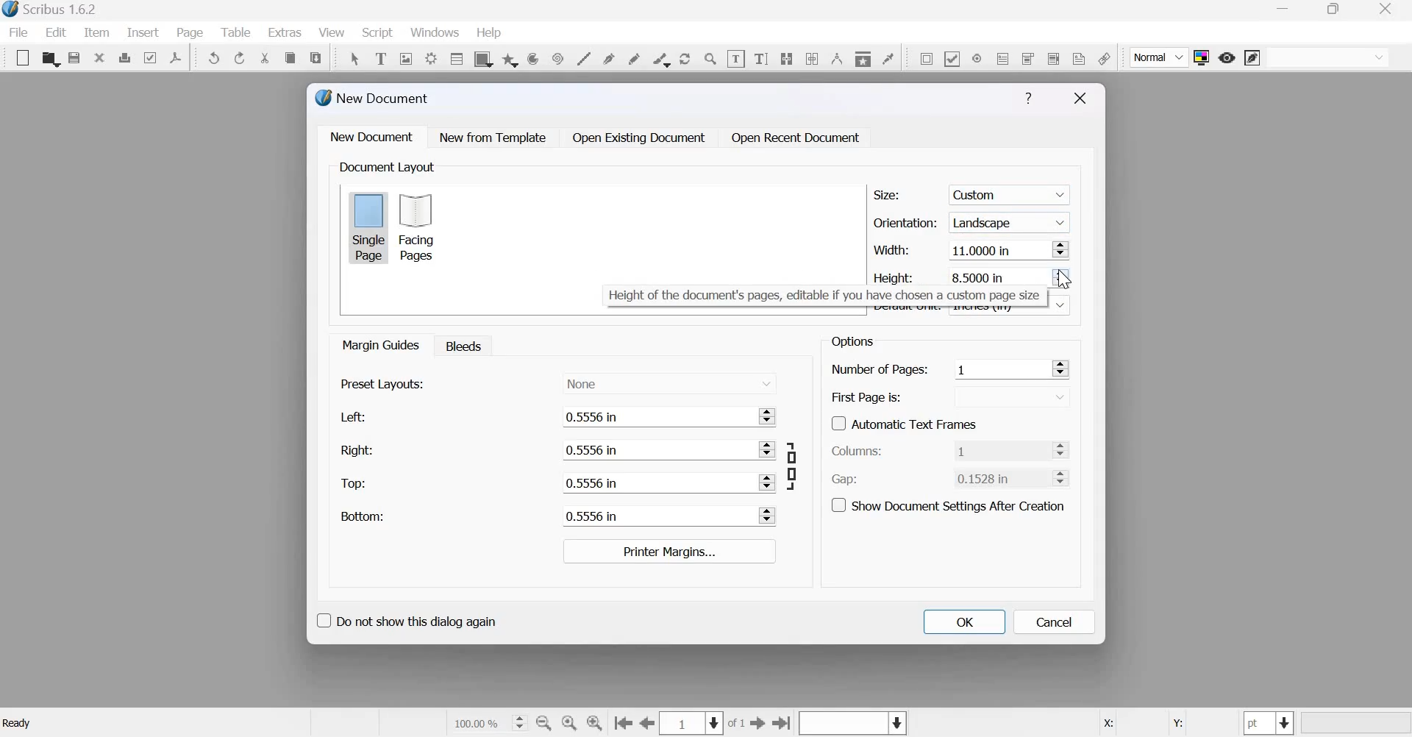 This screenshot has height=737, width=1412. I want to click on Increase and Decrease, so click(1064, 477).